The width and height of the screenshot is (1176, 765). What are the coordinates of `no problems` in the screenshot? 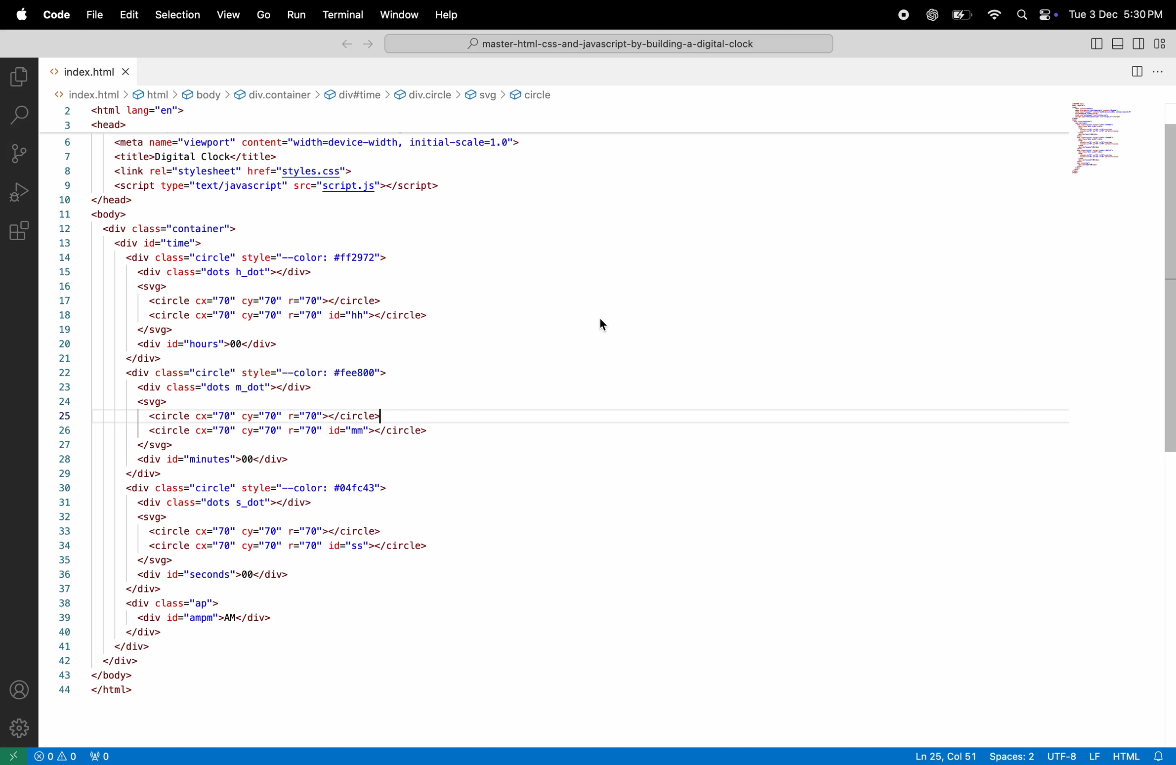 It's located at (53, 756).